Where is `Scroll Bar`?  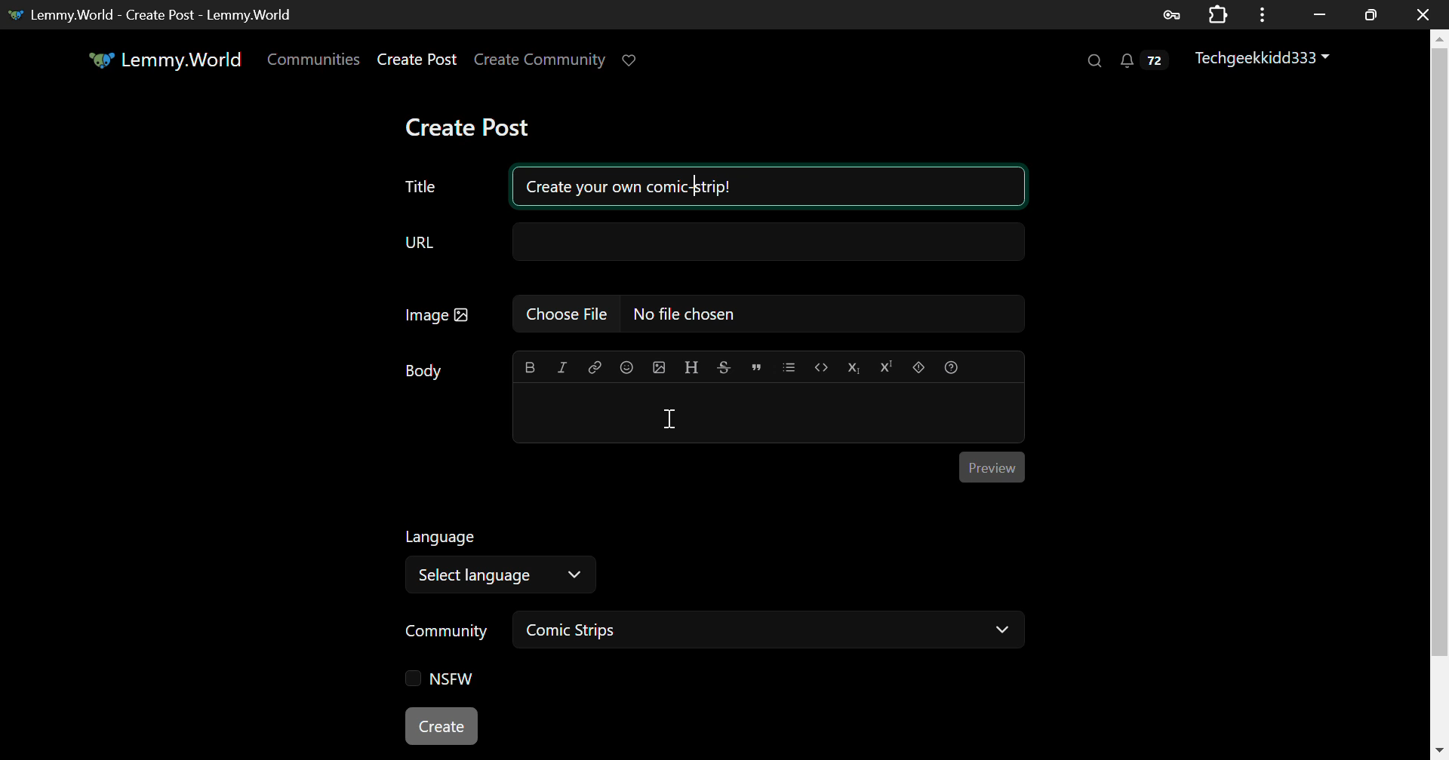
Scroll Bar is located at coordinates (1440, 391).